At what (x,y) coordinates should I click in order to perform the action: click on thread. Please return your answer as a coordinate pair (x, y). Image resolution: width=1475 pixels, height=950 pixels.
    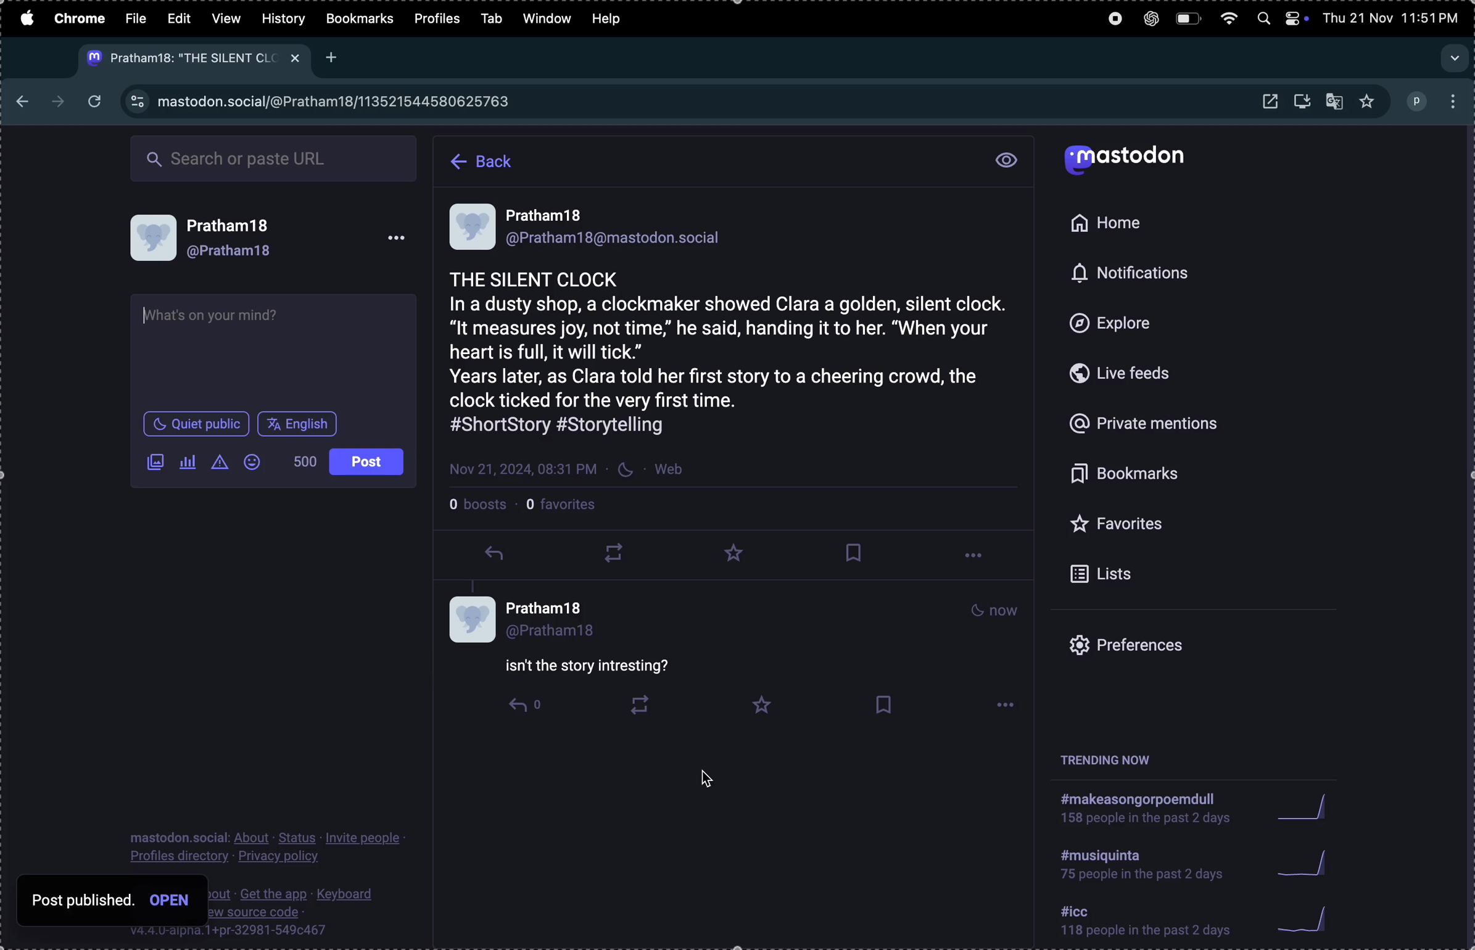
    Looking at the image, I should click on (737, 659).